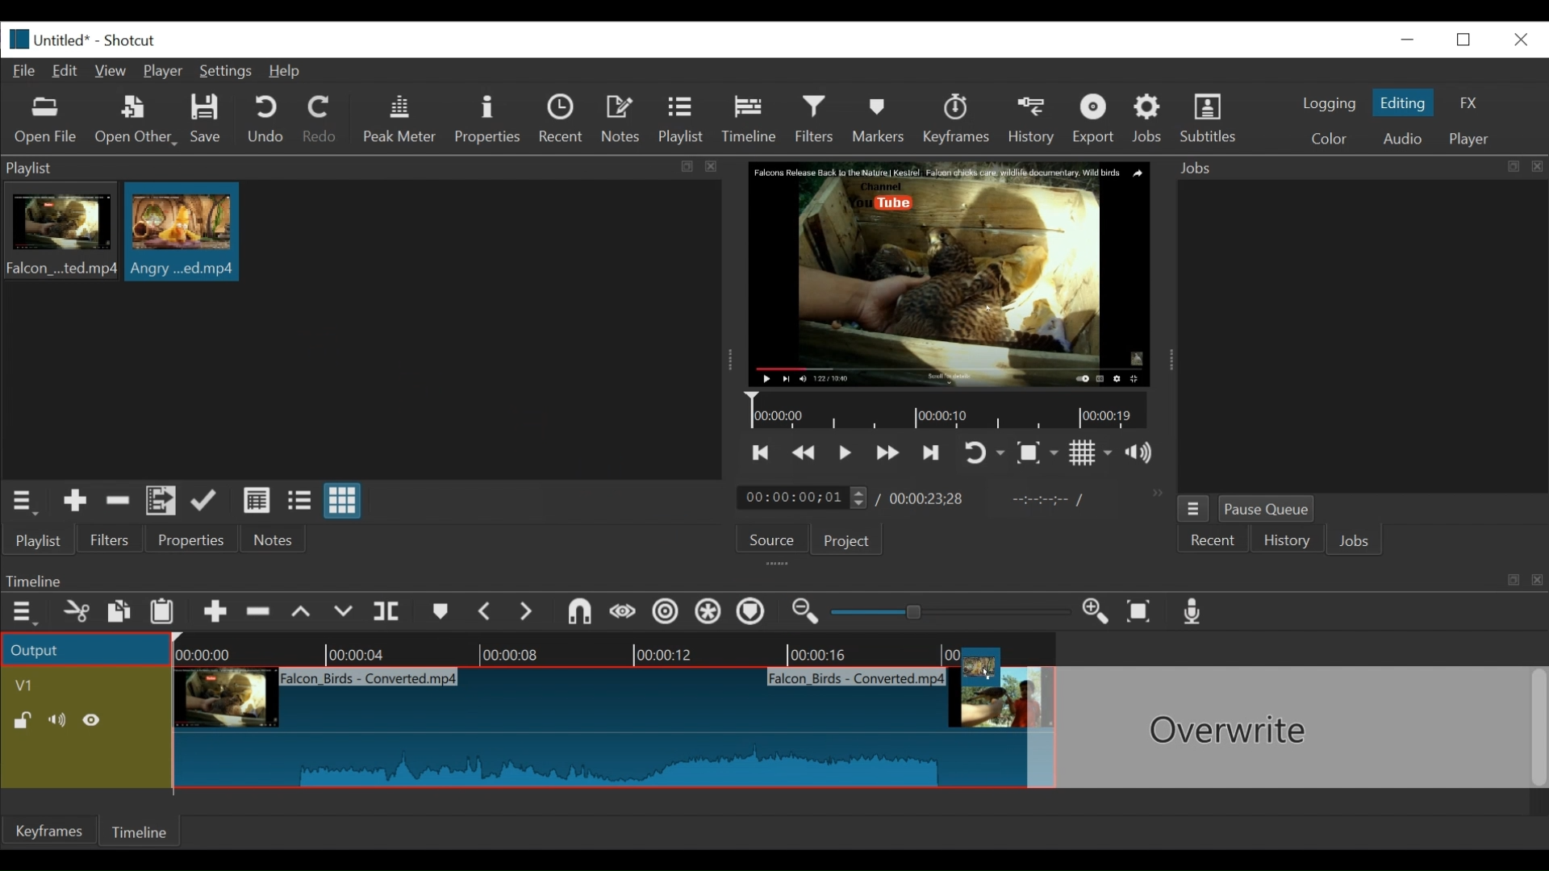 This screenshot has width=1549, height=871. I want to click on Save, so click(207, 121).